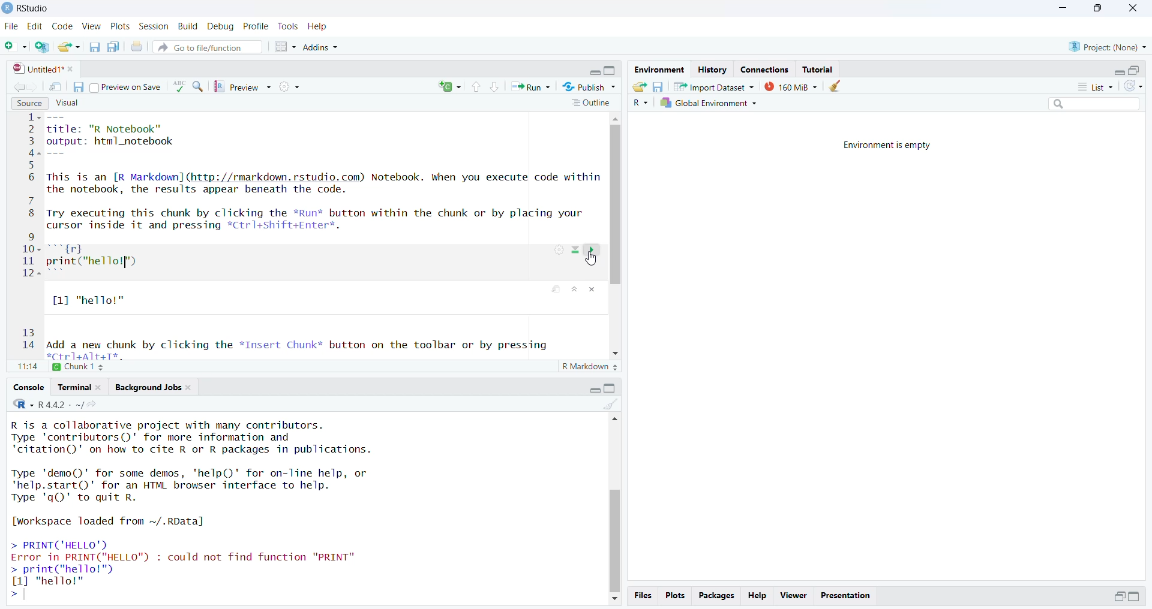 Image resolution: width=1152 pixels, height=609 pixels. What do you see at coordinates (245, 87) in the screenshot?
I see `preview` at bounding box center [245, 87].